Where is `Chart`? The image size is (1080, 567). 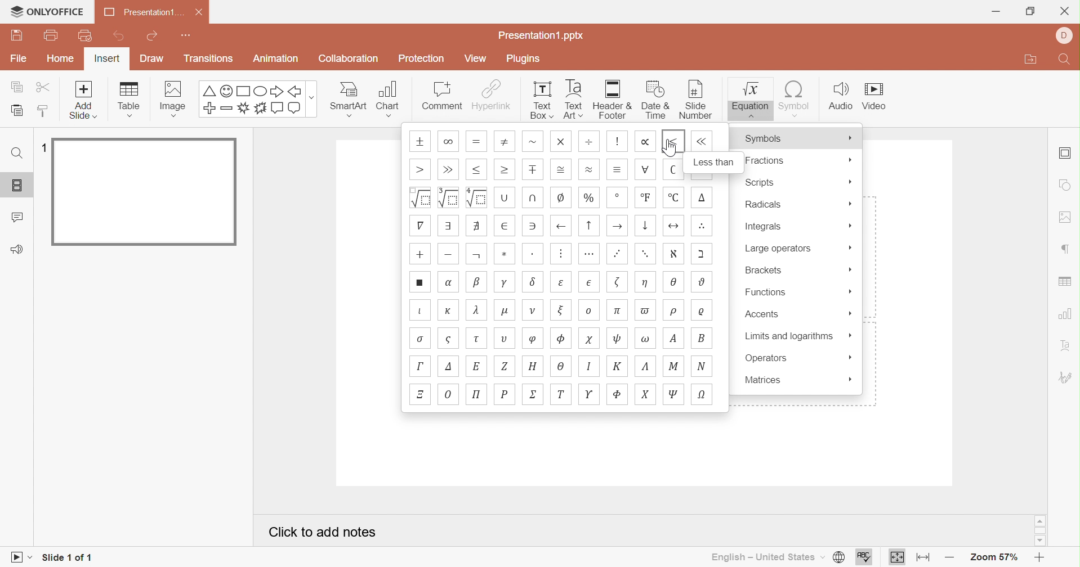
Chart is located at coordinates (390, 98).